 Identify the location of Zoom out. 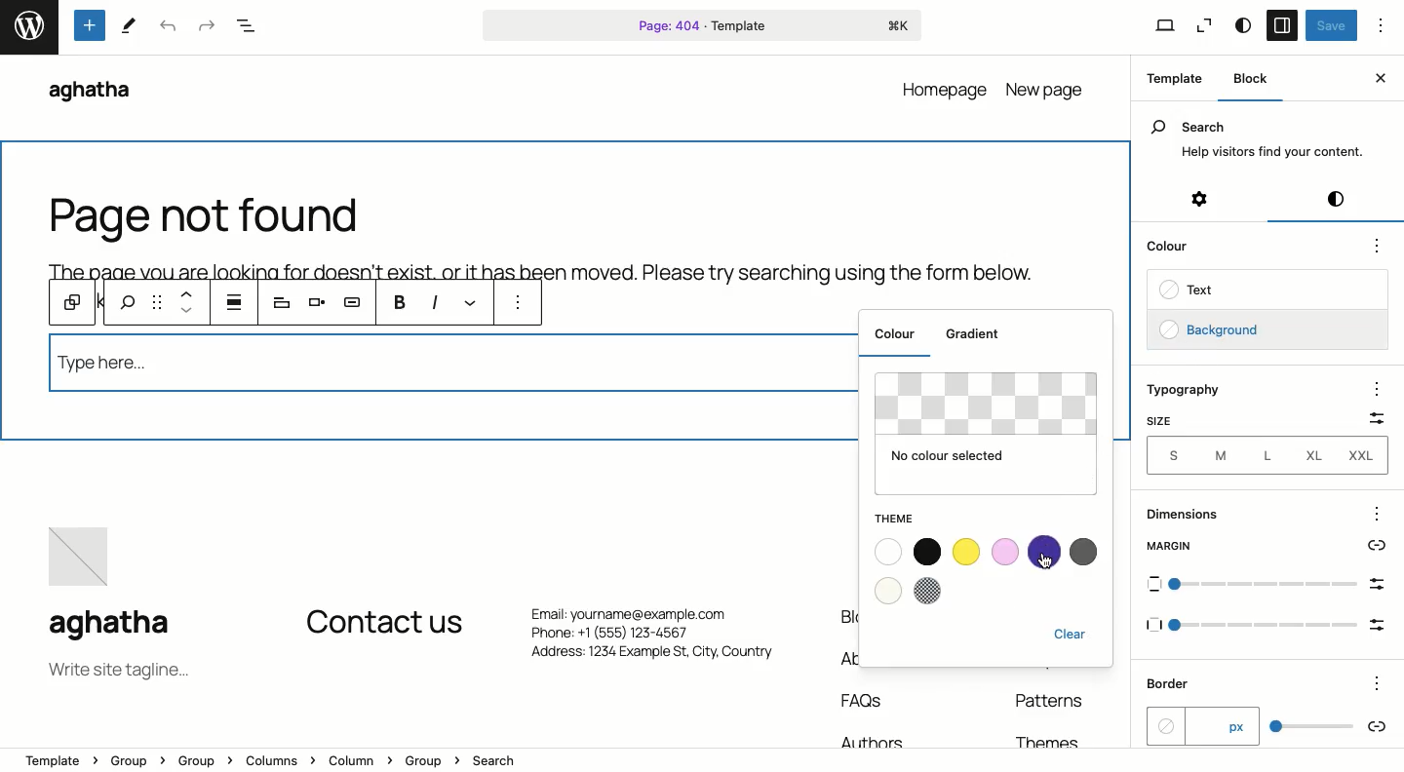
(1206, 24).